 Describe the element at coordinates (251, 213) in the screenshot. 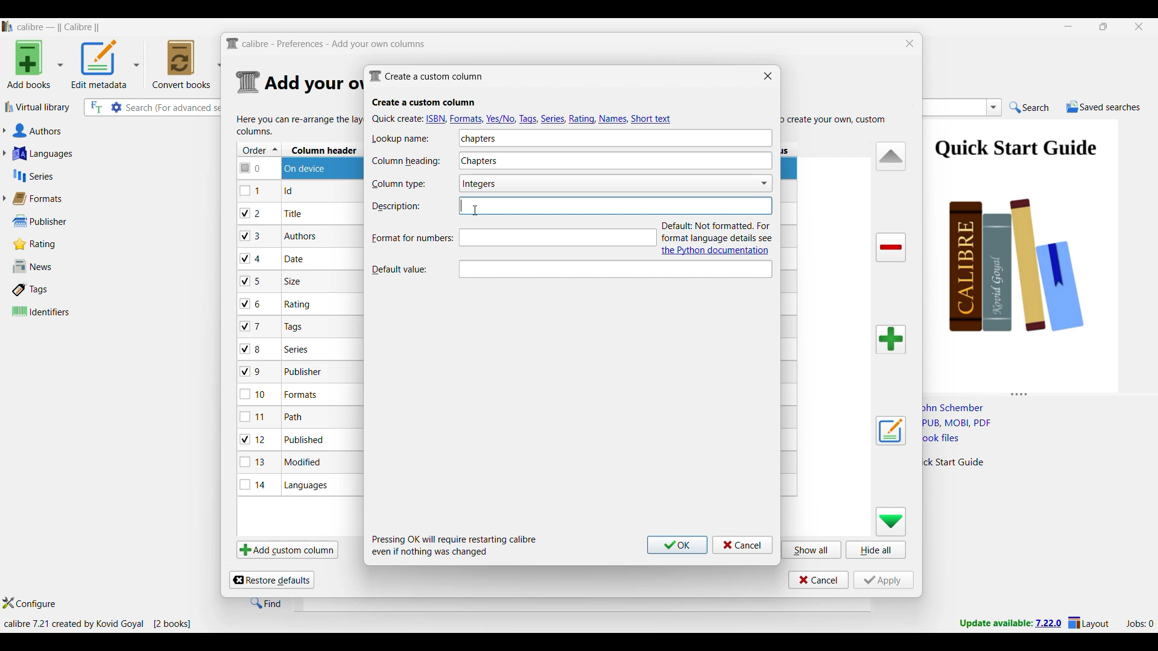

I see `checkbox - 2` at that location.